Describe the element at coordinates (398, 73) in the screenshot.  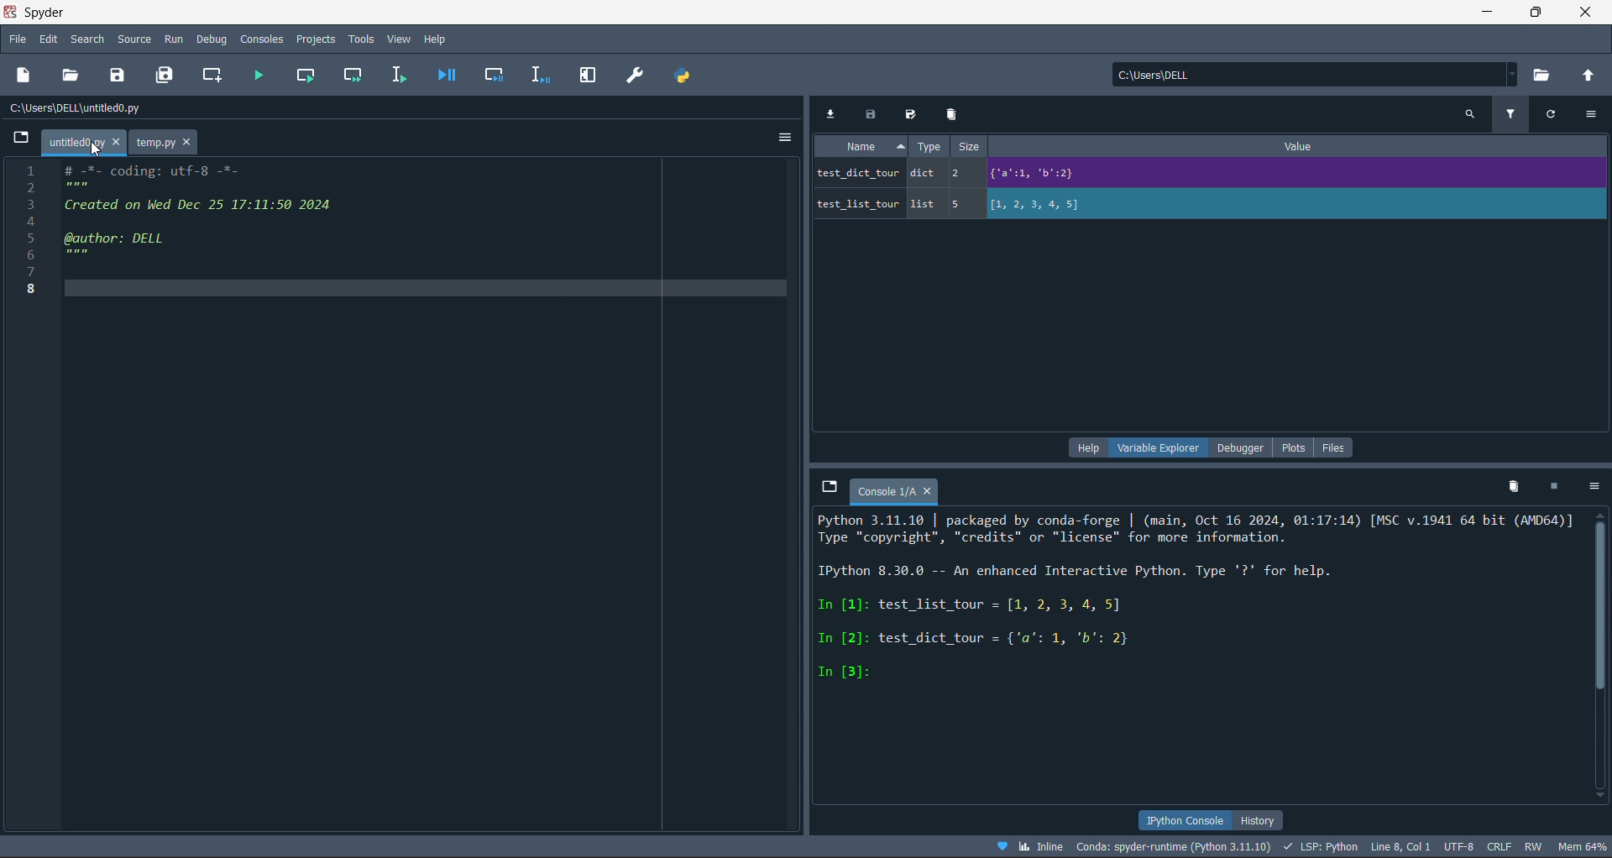
I see `run line` at that location.